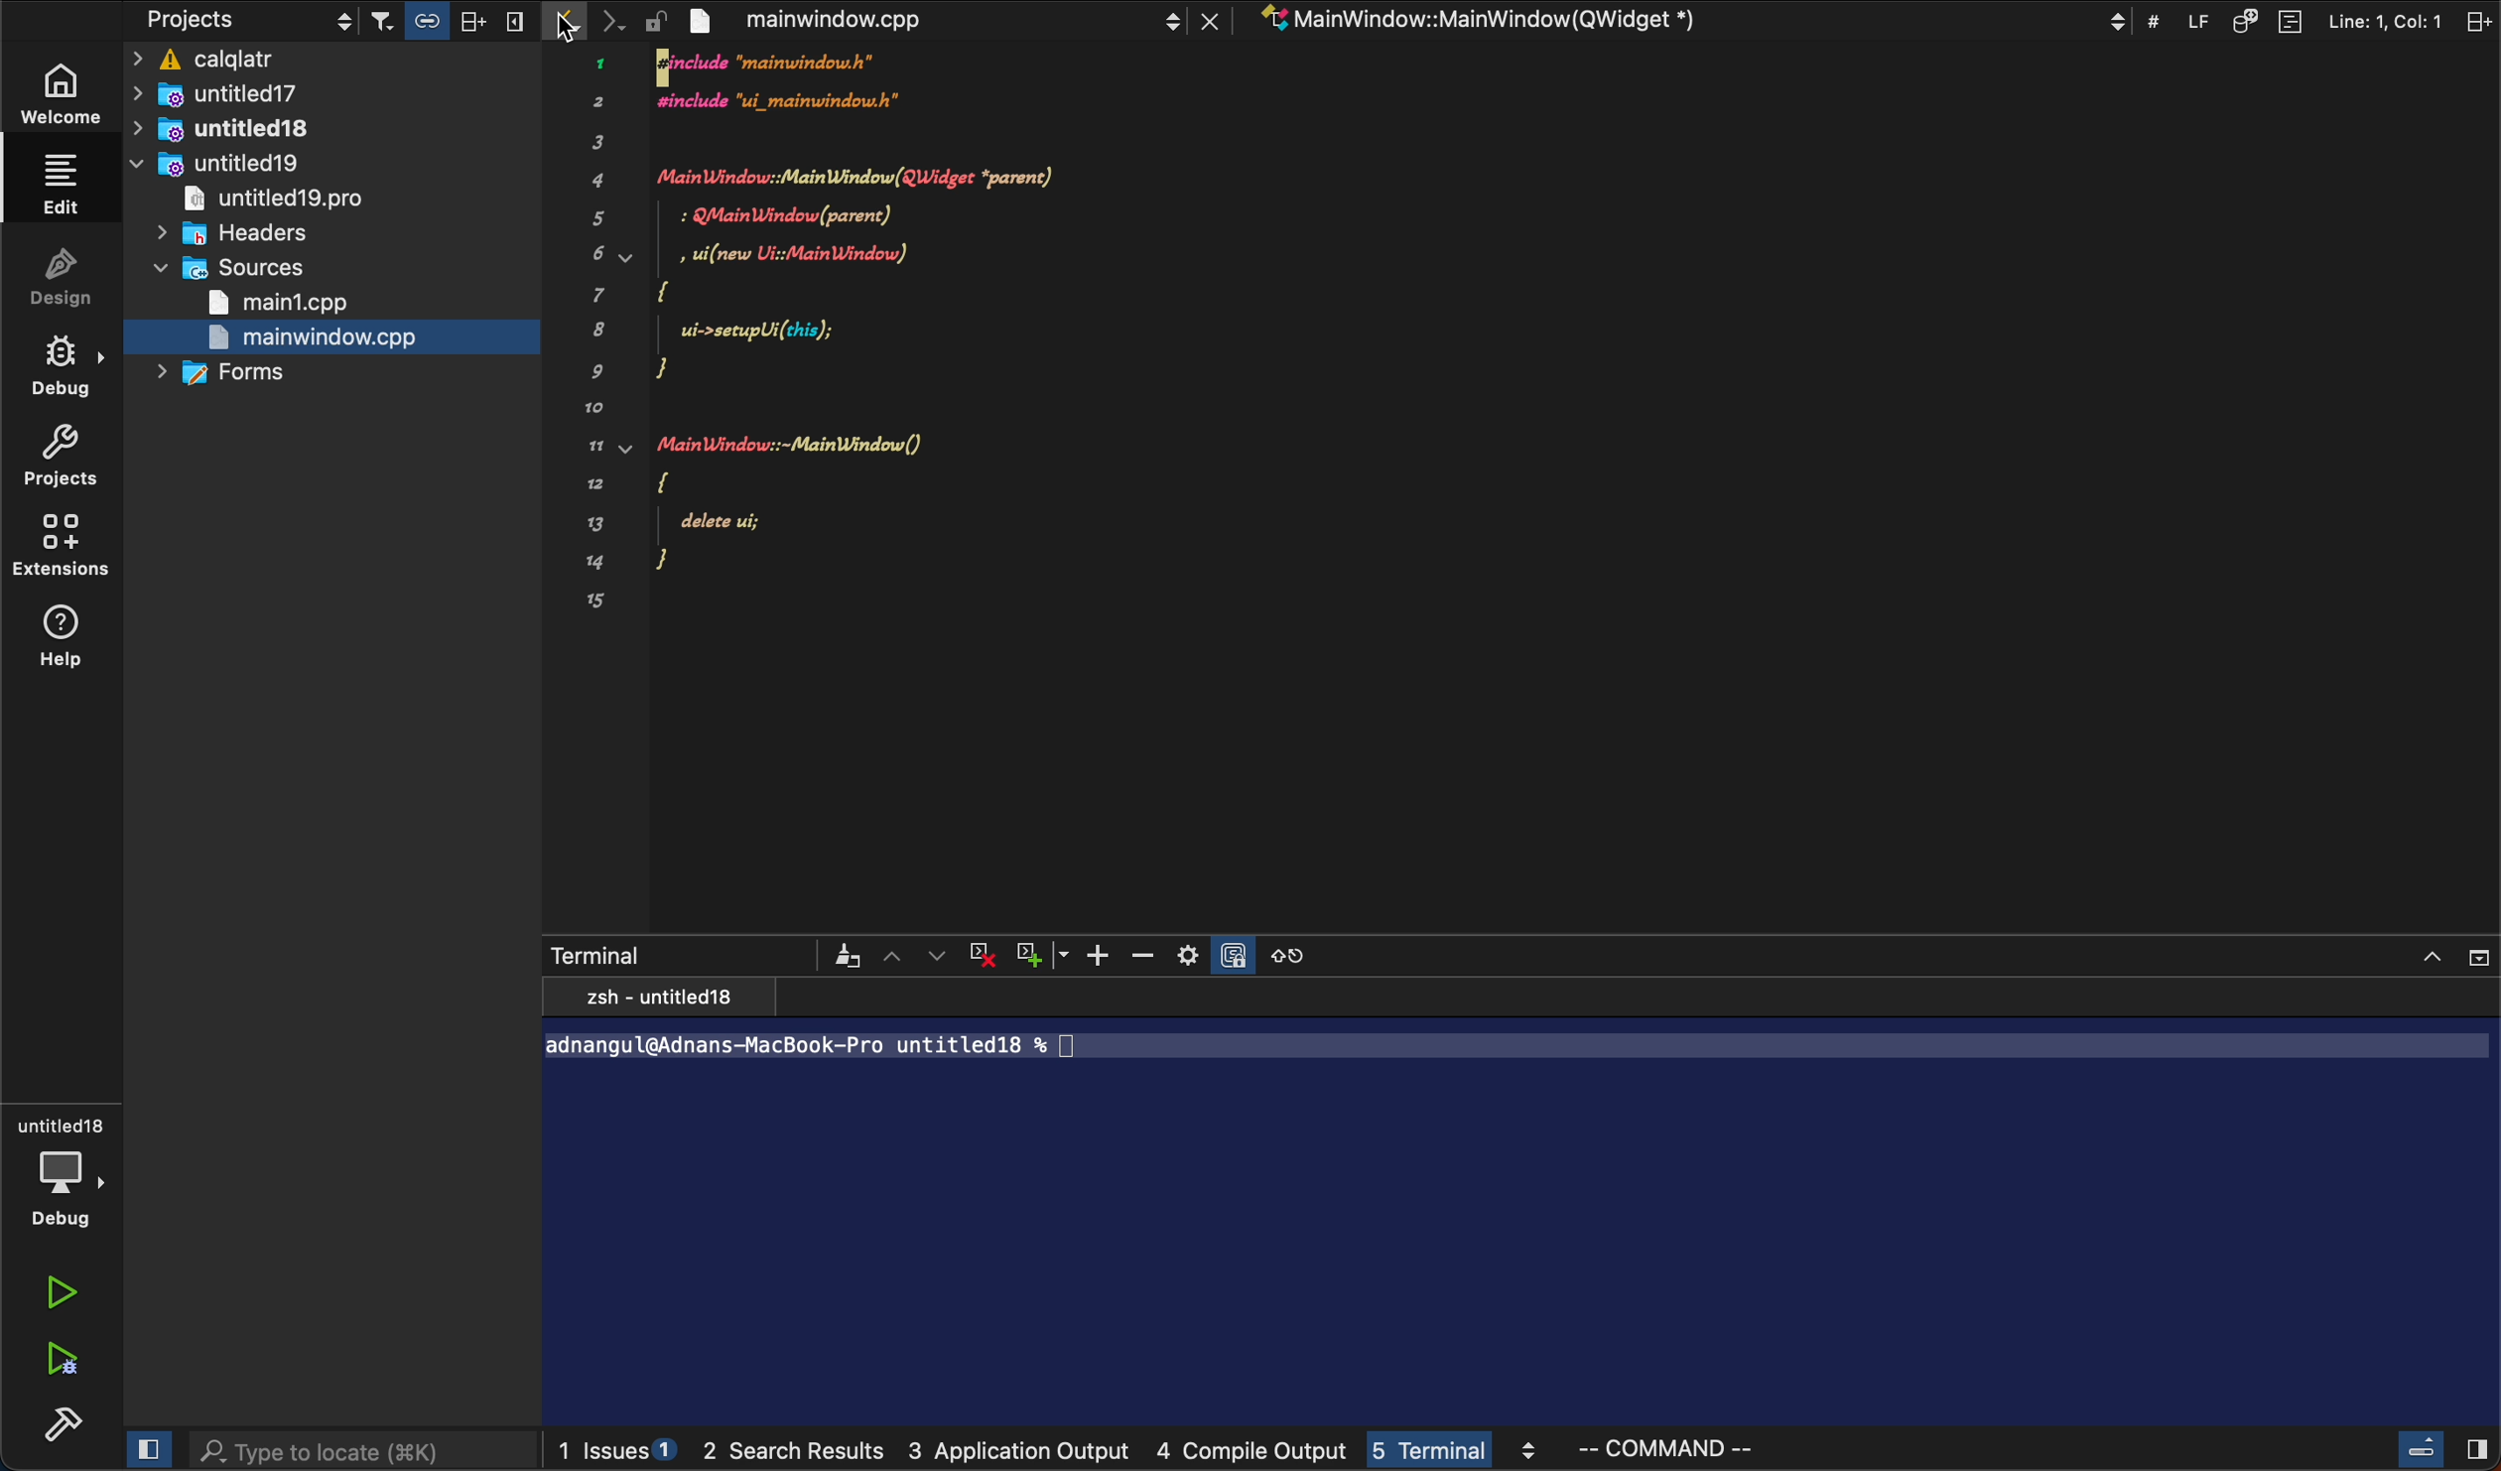 Image resolution: width=2501 pixels, height=1471 pixels. Describe the element at coordinates (1521, 1206) in the screenshot. I see `terminal` at that location.